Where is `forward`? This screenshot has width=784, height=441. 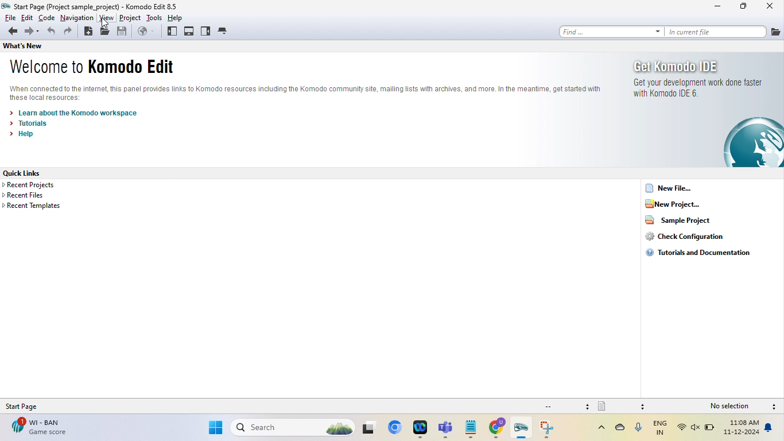
forward is located at coordinates (33, 32).